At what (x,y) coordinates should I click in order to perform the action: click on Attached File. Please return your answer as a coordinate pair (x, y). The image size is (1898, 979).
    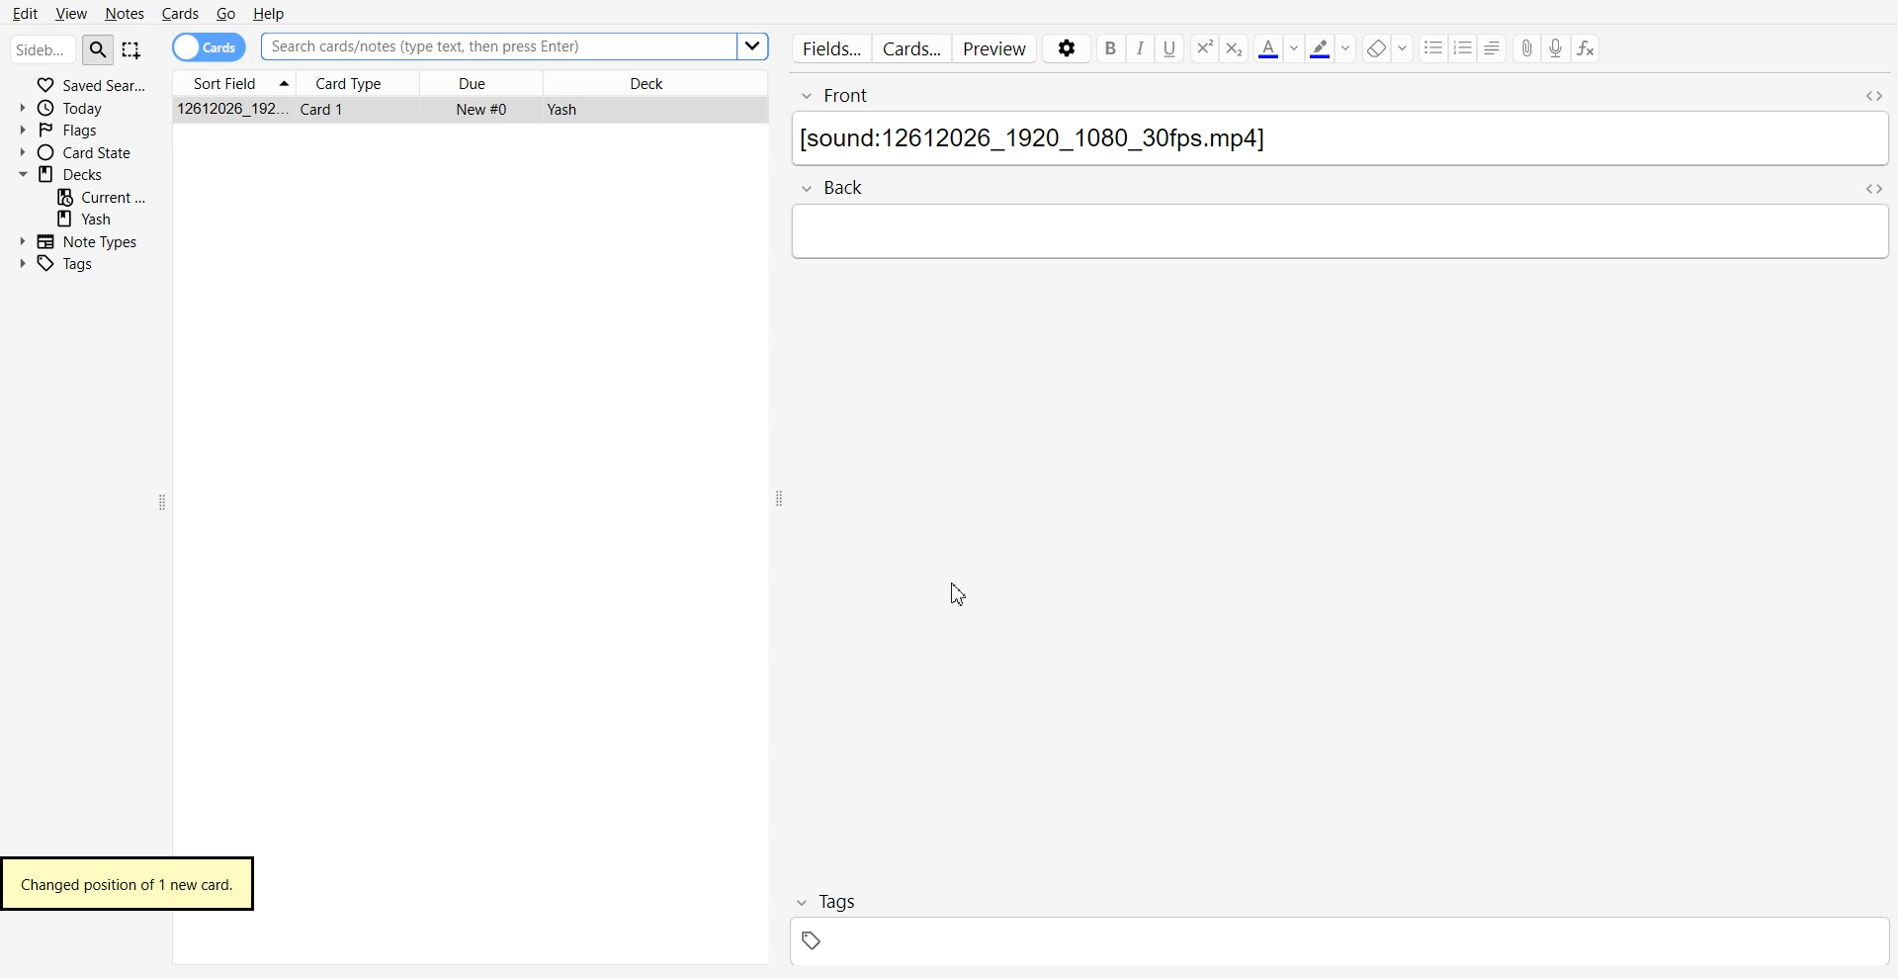
    Looking at the image, I should click on (1527, 49).